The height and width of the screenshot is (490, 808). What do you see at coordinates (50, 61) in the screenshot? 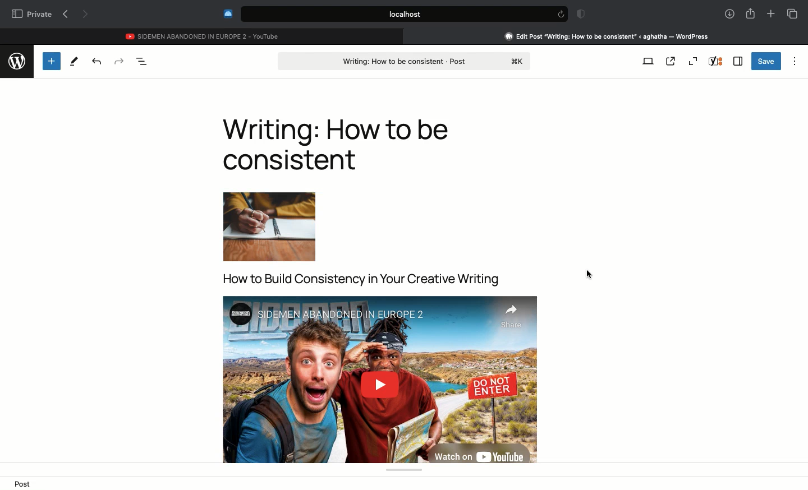
I see `Add new block` at bounding box center [50, 61].